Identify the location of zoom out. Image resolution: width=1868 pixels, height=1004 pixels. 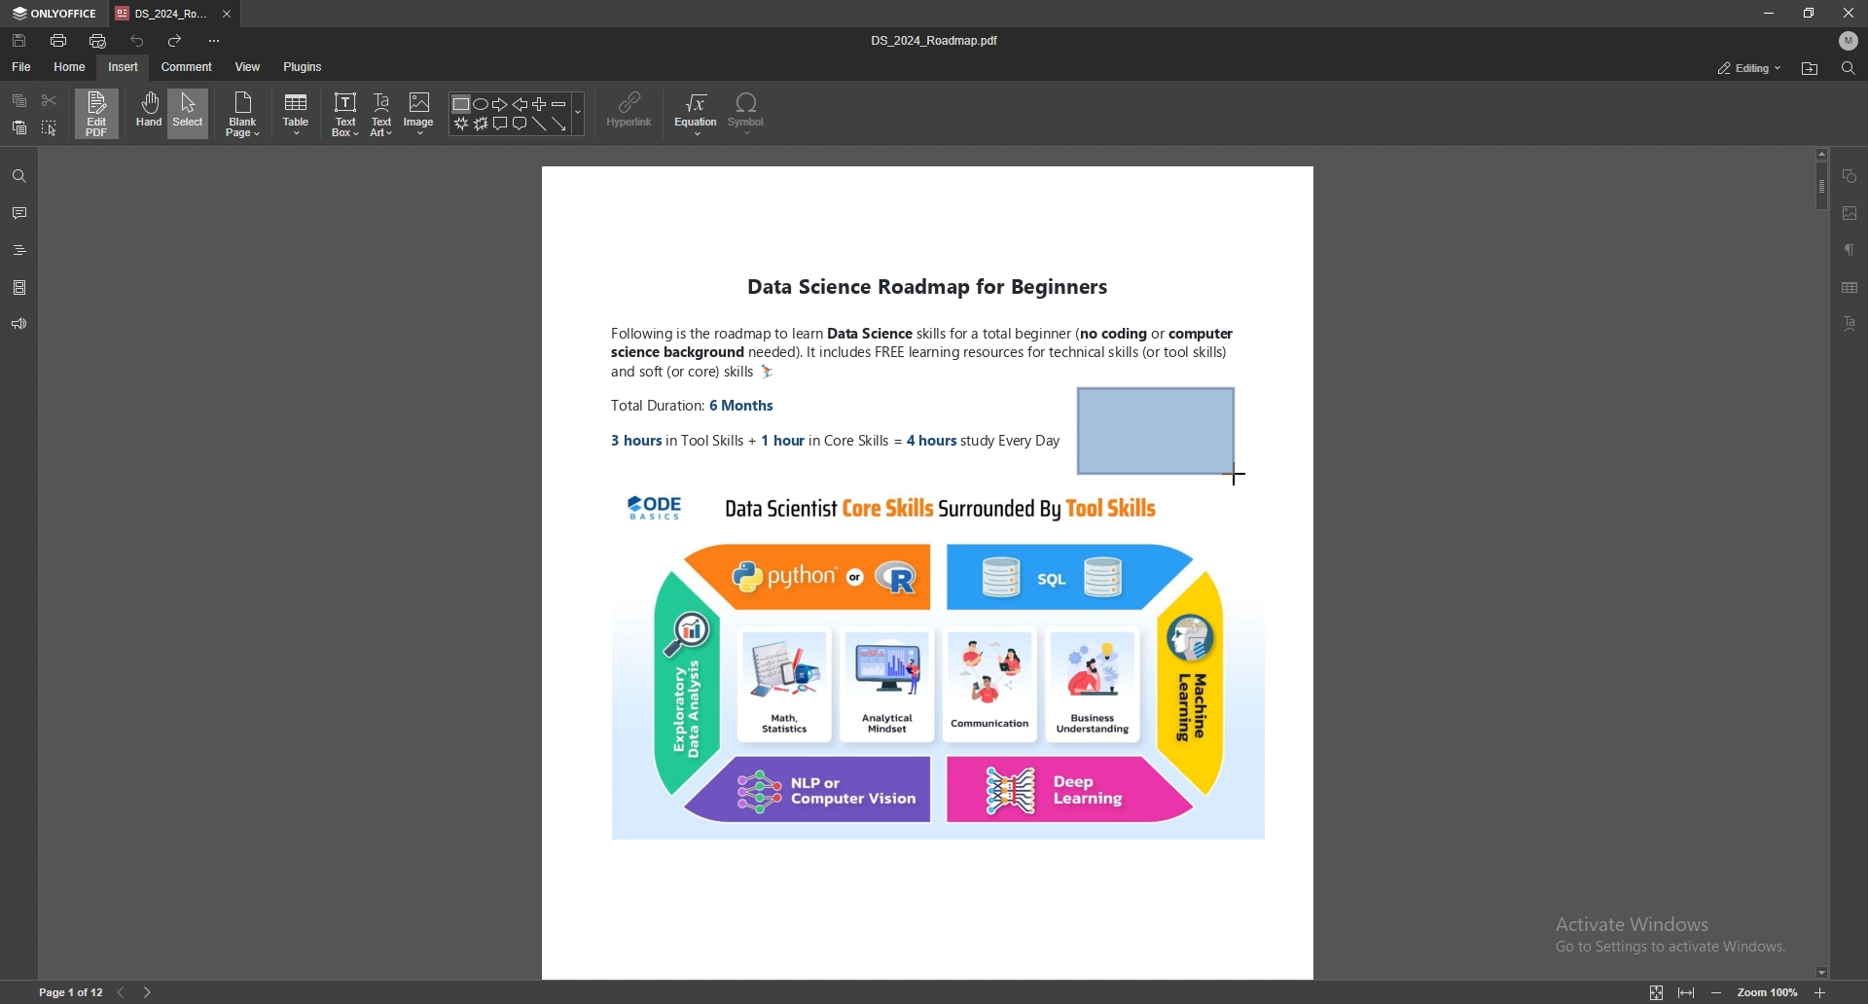
(1722, 991).